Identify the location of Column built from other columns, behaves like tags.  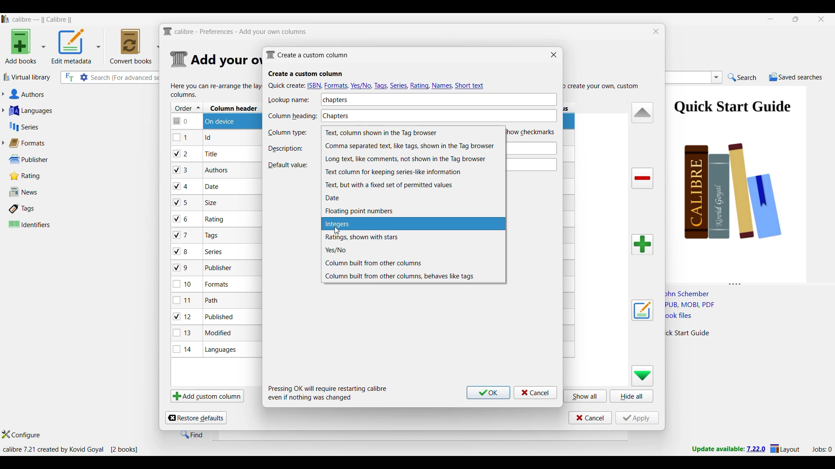
(413, 276).